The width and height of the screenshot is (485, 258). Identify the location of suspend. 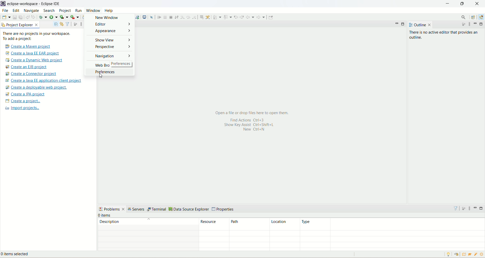
(165, 17).